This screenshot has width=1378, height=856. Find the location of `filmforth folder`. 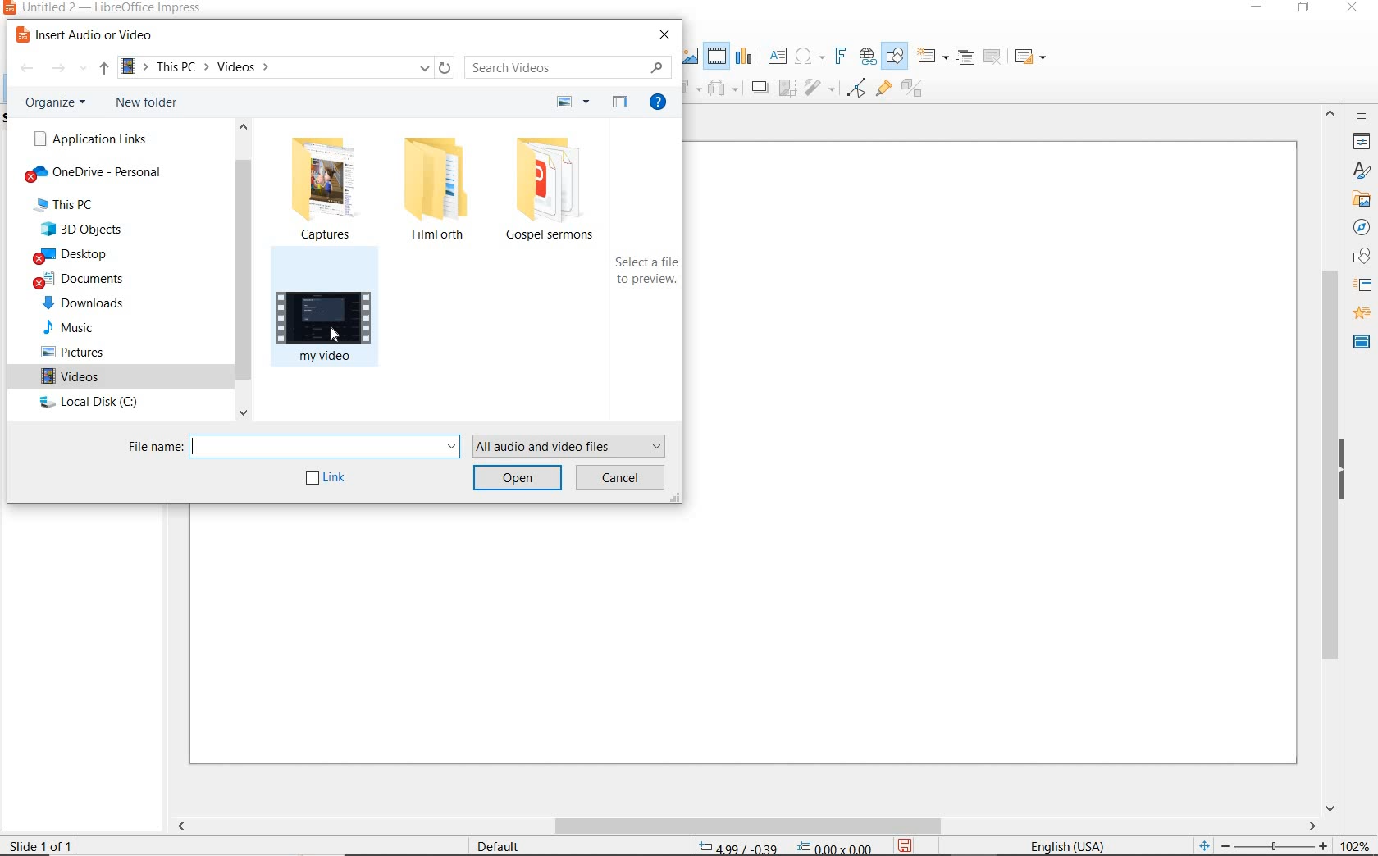

filmforth folder is located at coordinates (435, 189).